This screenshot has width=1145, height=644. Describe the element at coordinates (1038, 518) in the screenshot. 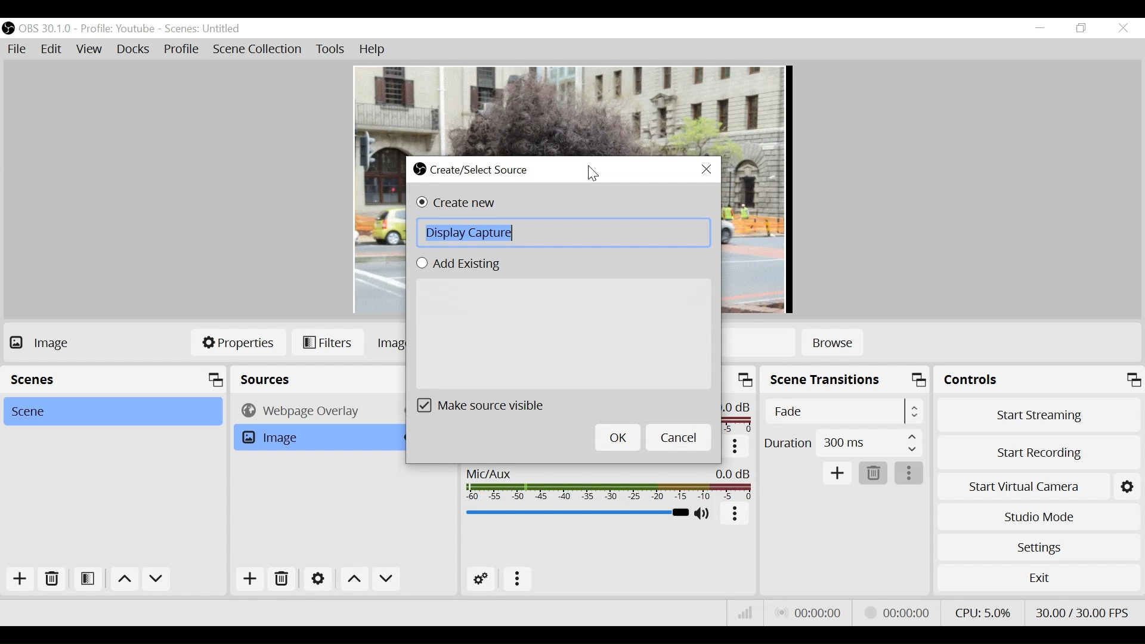

I see `Studio Mode` at that location.